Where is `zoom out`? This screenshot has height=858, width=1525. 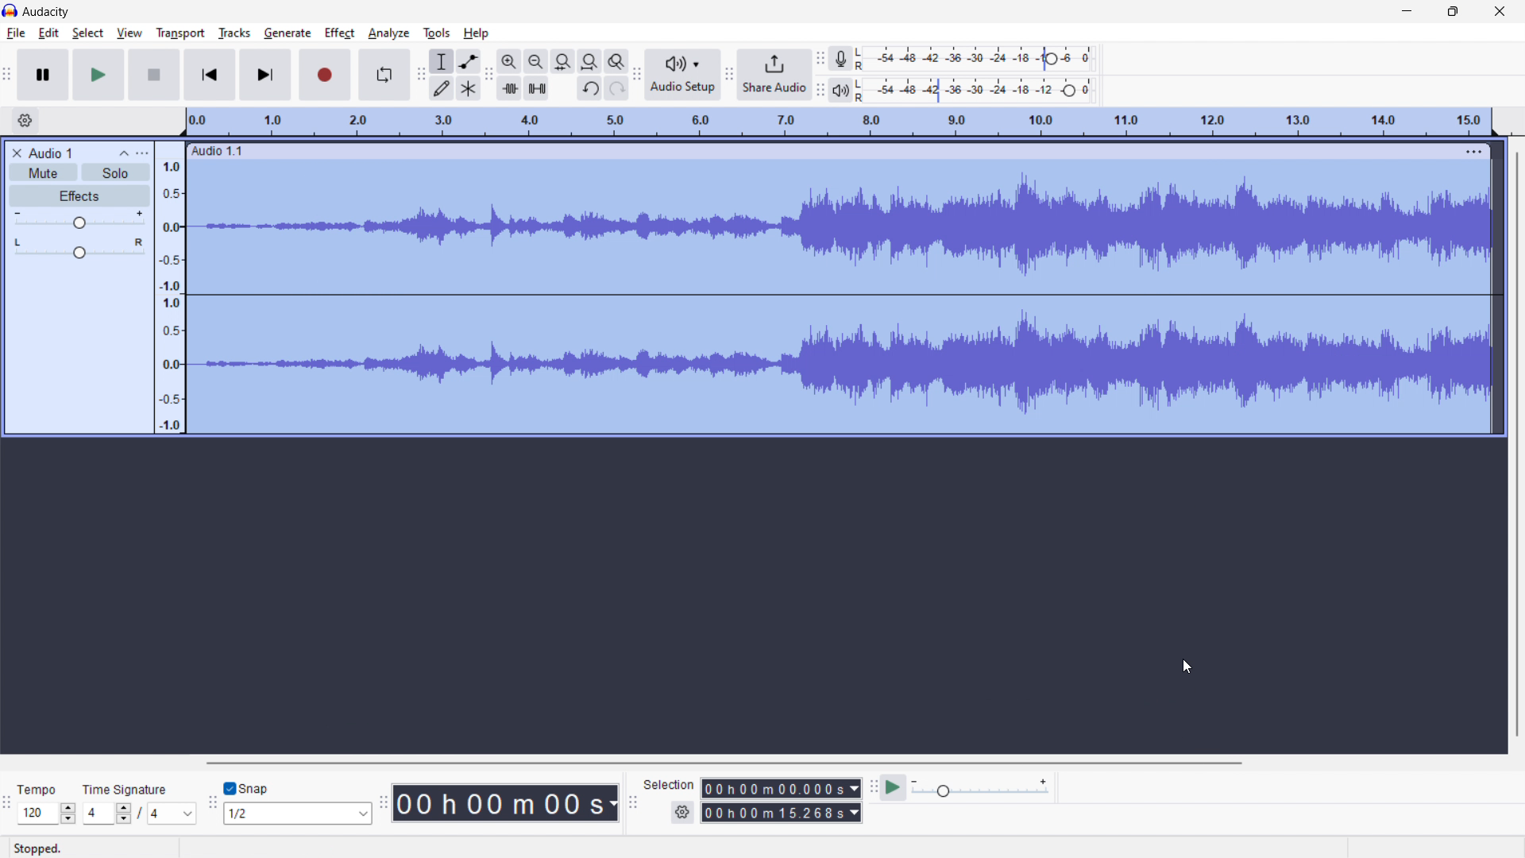
zoom out is located at coordinates (535, 60).